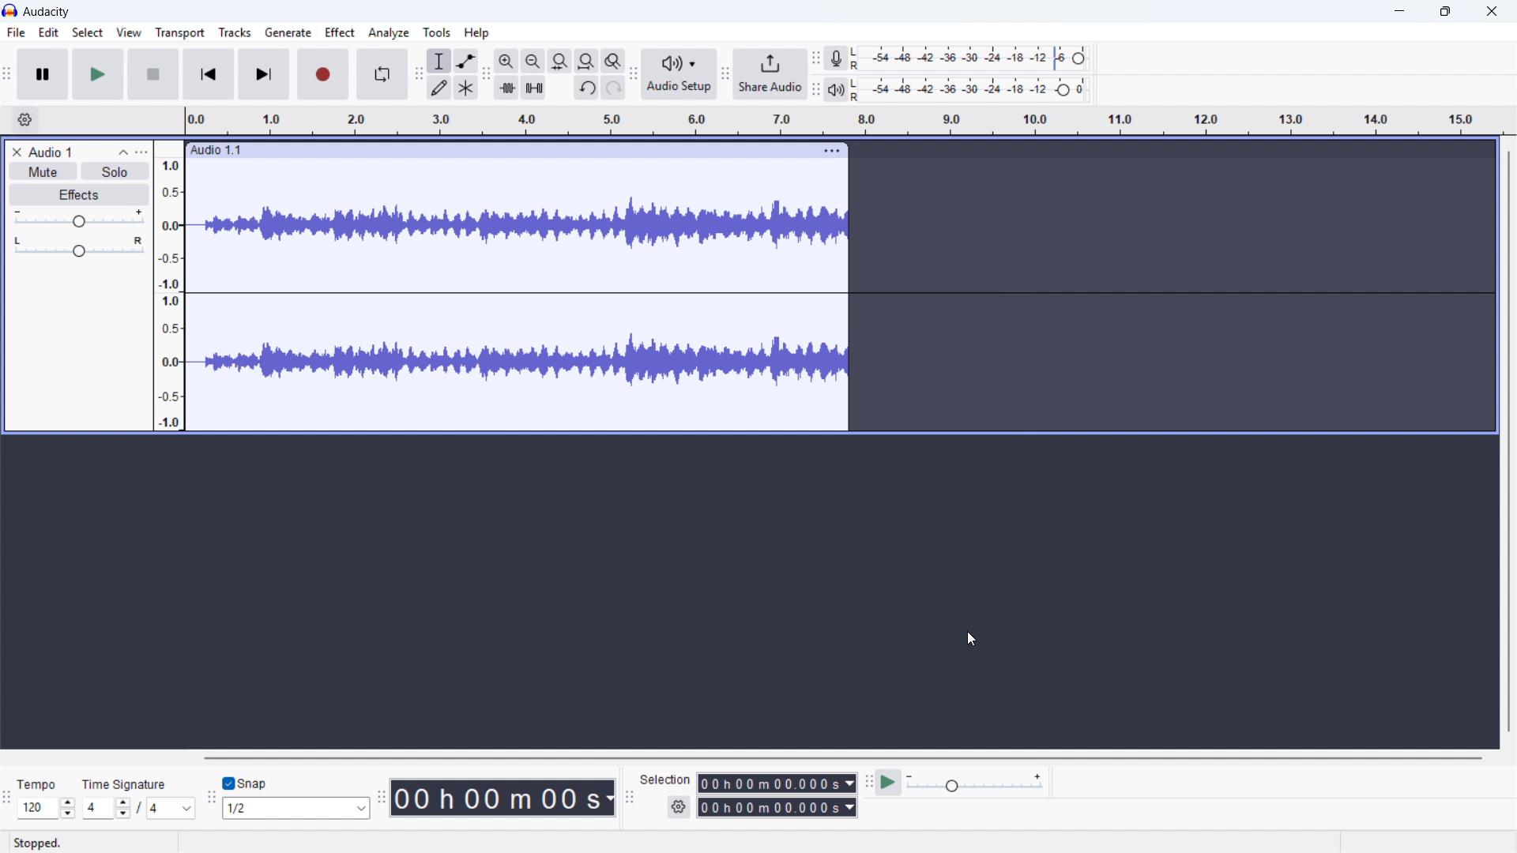 Image resolution: width=1517 pixels, height=853 pixels. Describe the element at coordinates (153, 74) in the screenshot. I see `stop ` at that location.